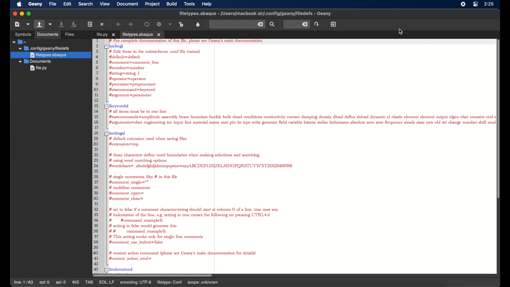 This screenshot has width=510, height=287. What do you see at coordinates (181, 25) in the screenshot?
I see `run or view file` at bounding box center [181, 25].